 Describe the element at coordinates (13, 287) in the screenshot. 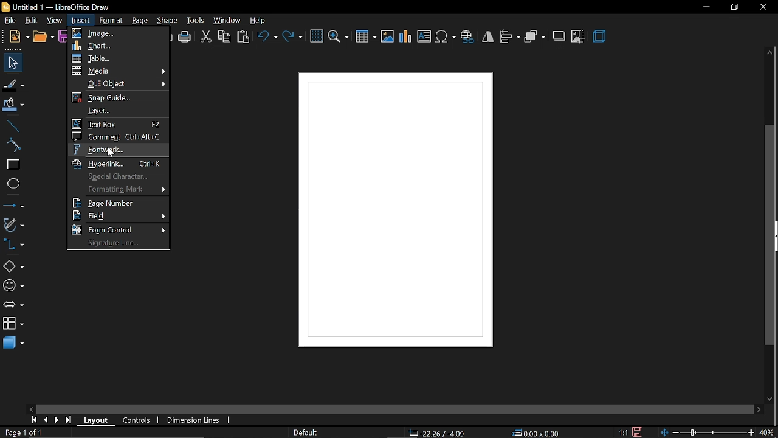

I see `symbol shapes` at that location.